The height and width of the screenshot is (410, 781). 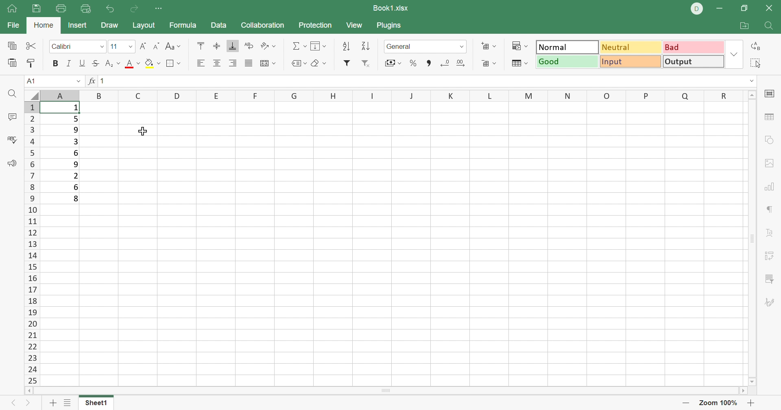 What do you see at coordinates (248, 63) in the screenshot?
I see `Justified` at bounding box center [248, 63].